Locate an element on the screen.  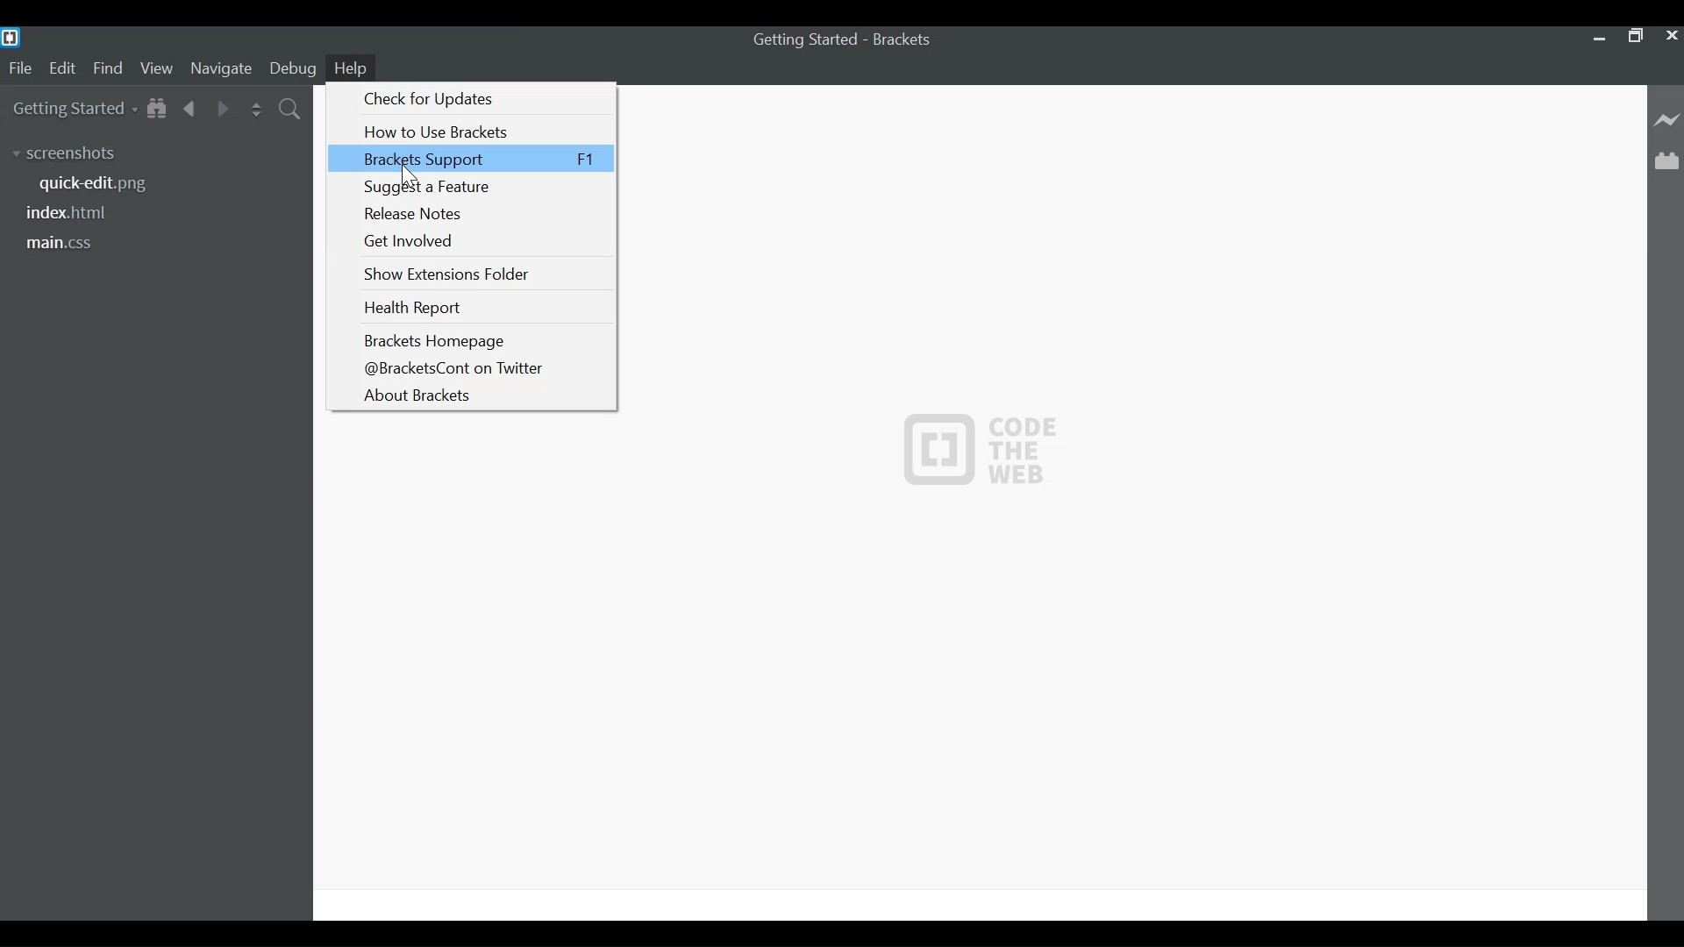
index html File is located at coordinates (72, 213).